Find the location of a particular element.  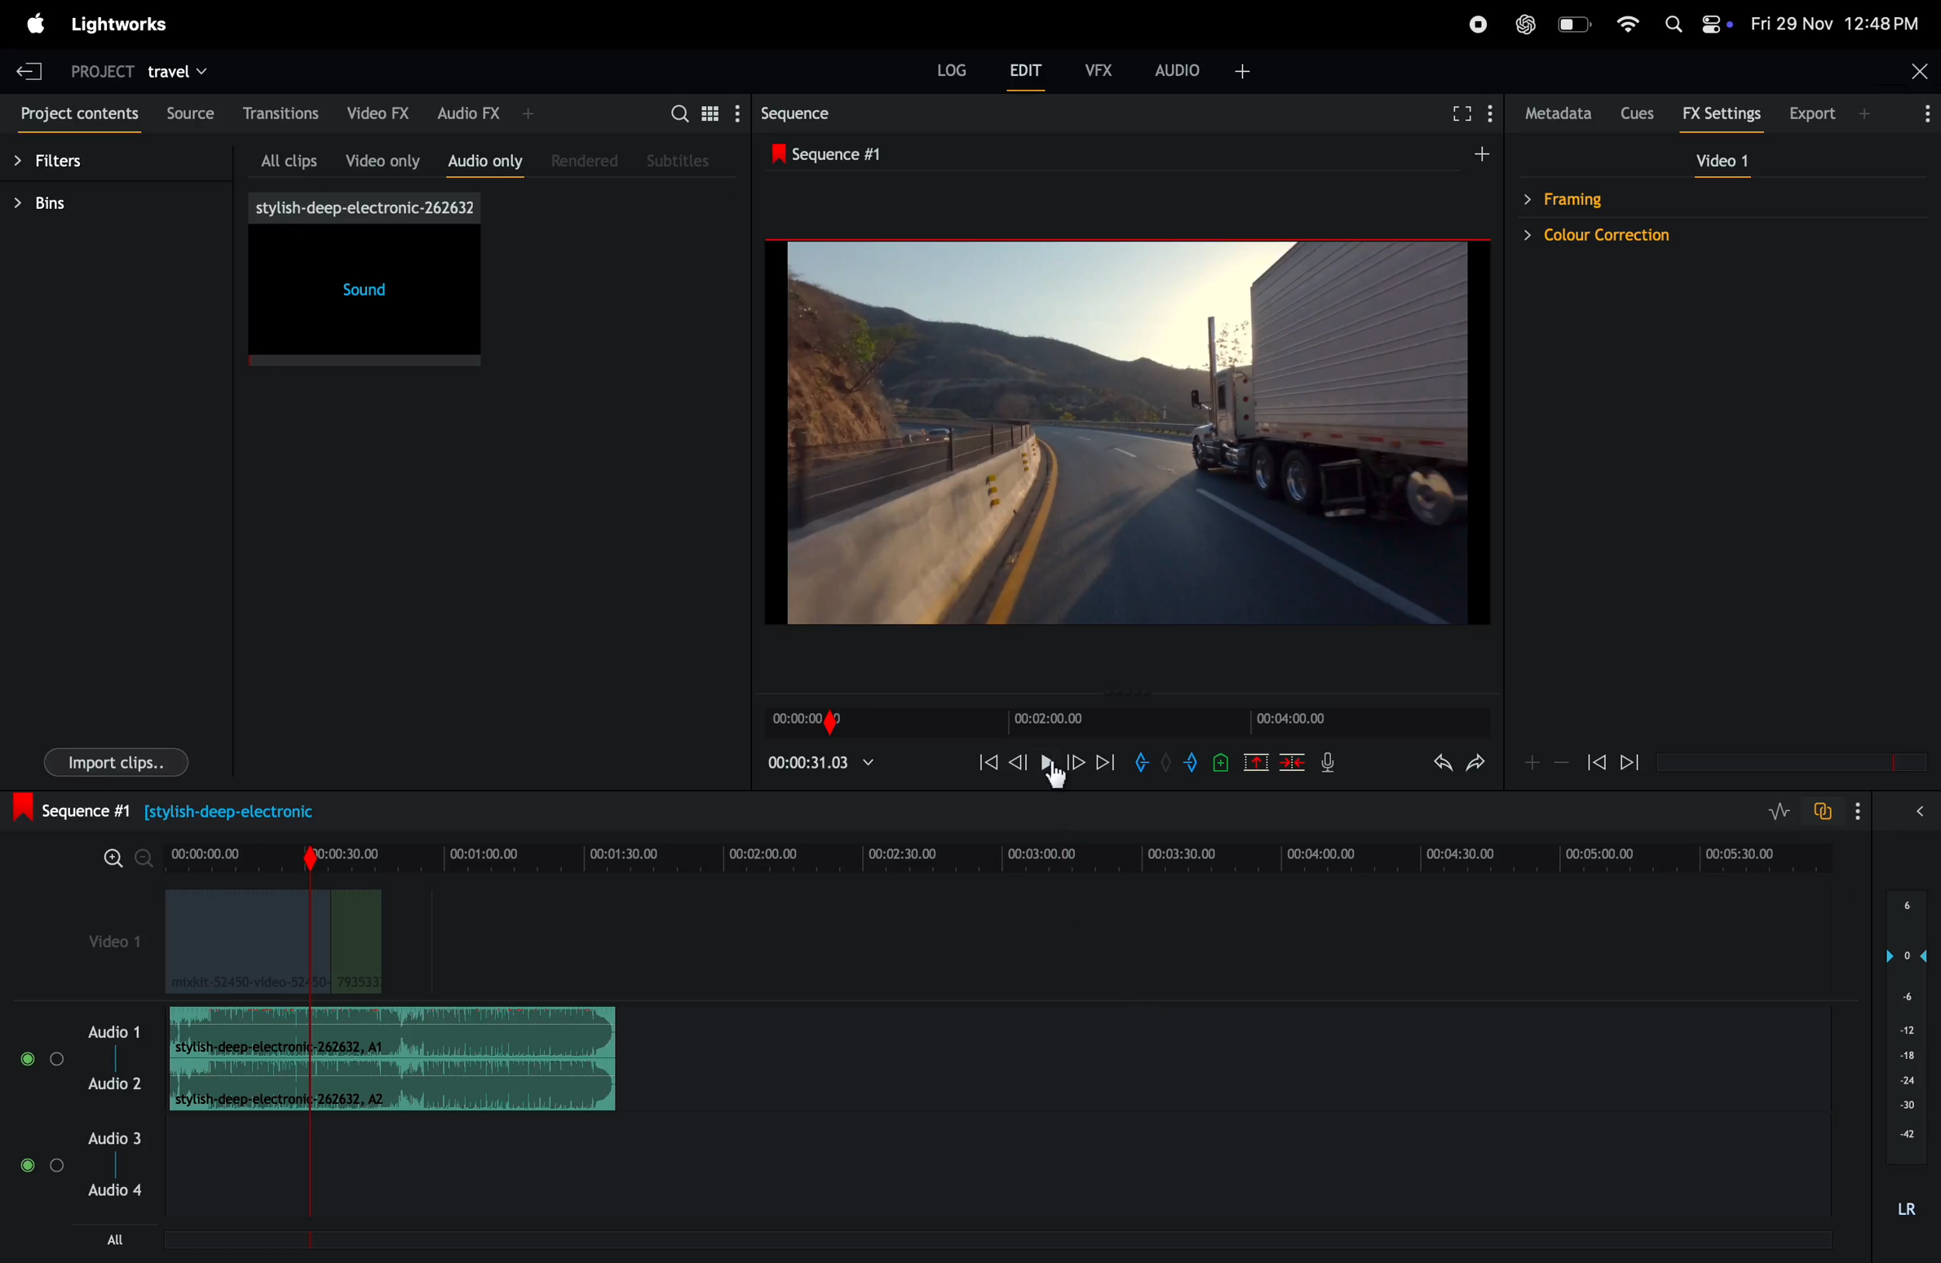

add cue to current position is located at coordinates (1219, 762).